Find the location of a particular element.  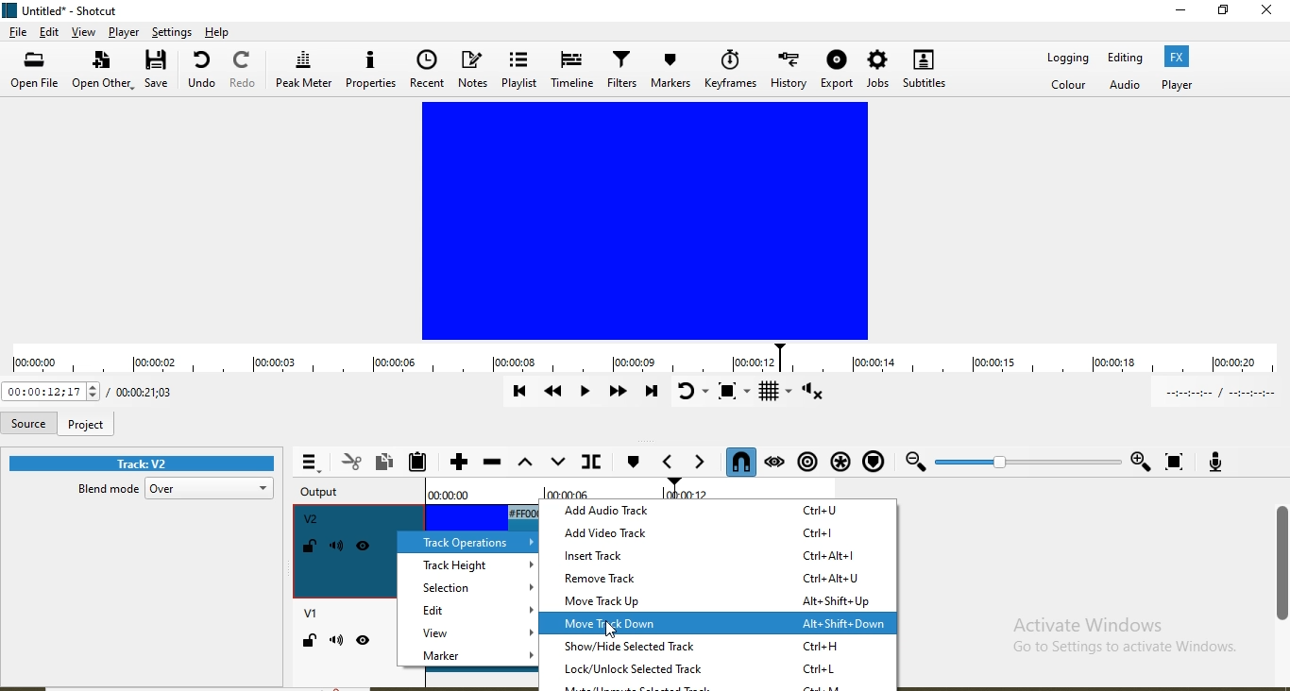

undo is located at coordinates (202, 73).